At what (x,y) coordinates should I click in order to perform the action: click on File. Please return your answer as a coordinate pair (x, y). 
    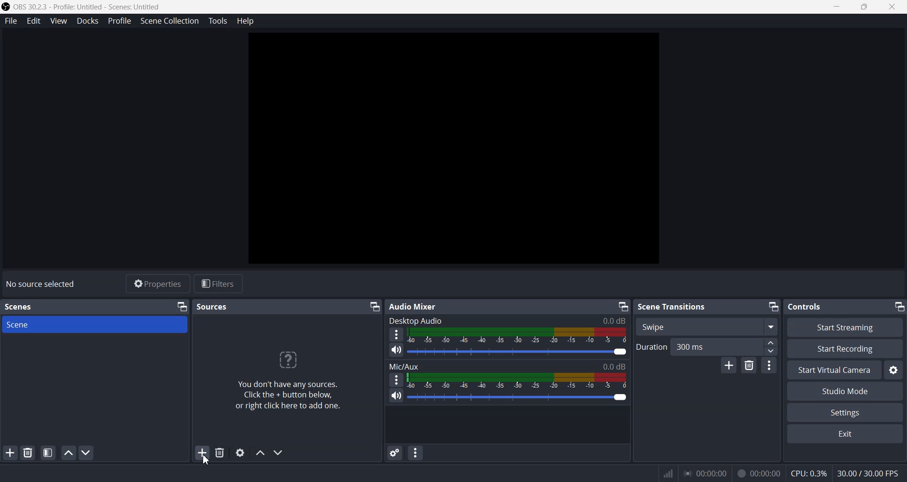
    Looking at the image, I should click on (10, 20).